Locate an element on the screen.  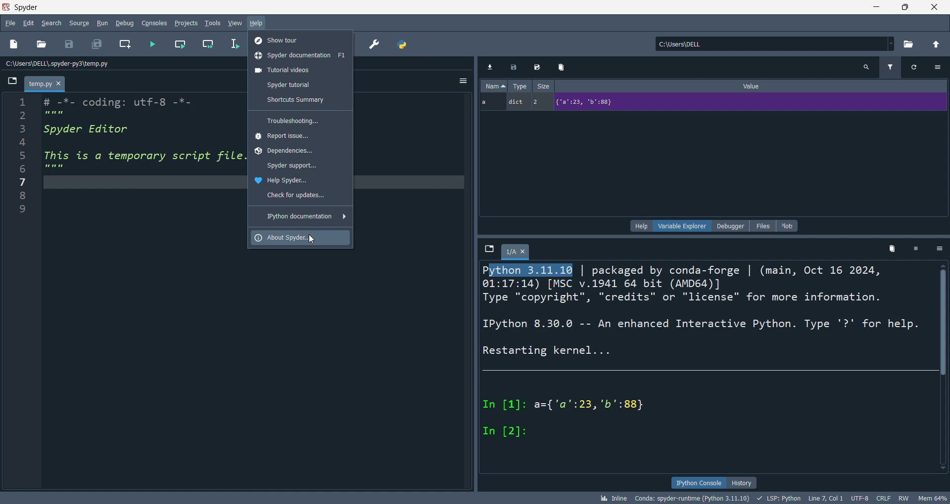
current directory is located at coordinates (775, 43).